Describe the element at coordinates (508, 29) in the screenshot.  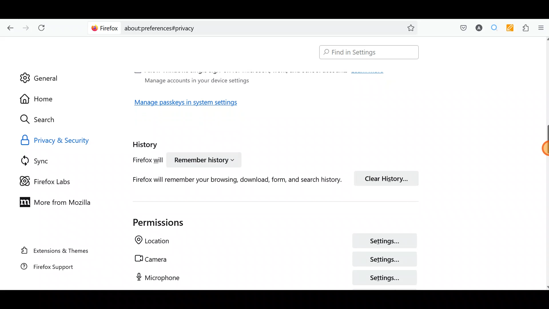
I see `Multi keywords highlighter` at that location.